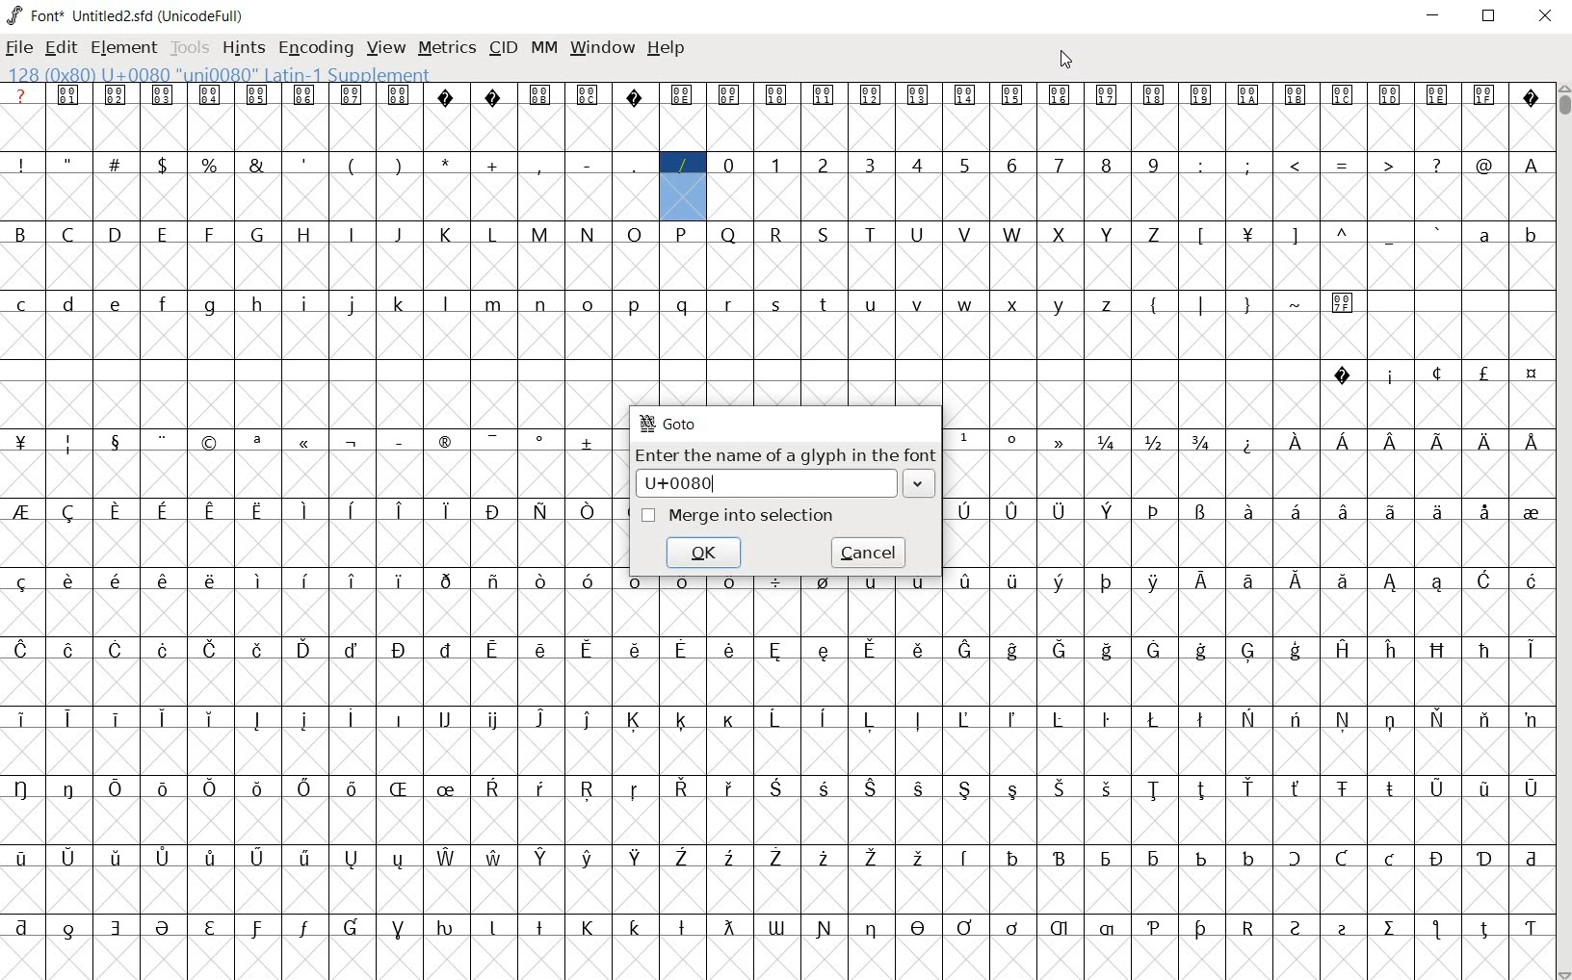  Describe the element at coordinates (1438, 95) in the screenshot. I see `glyph` at that location.